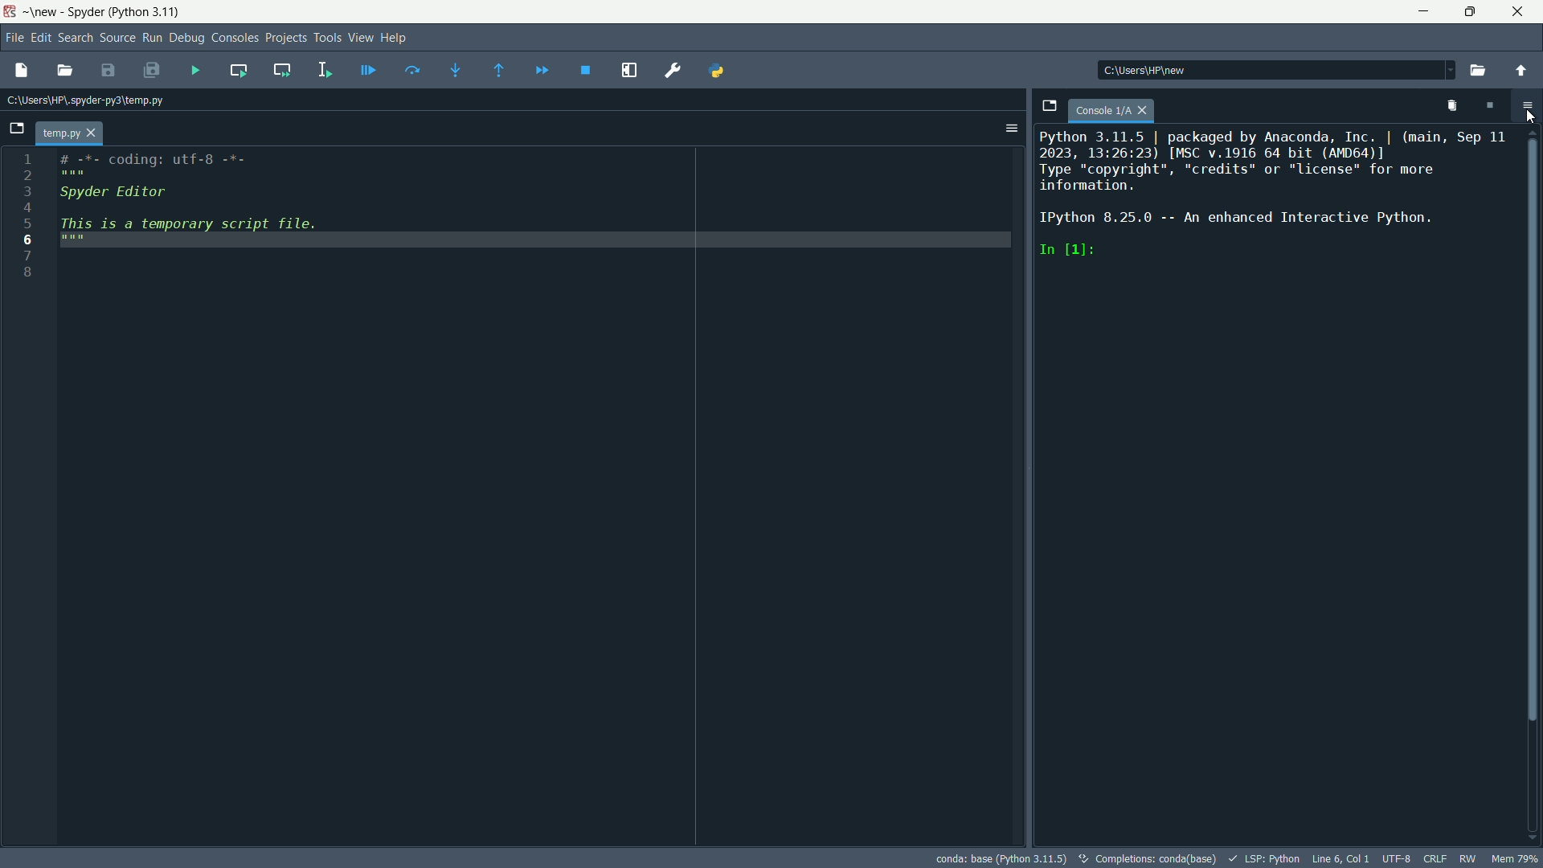 The width and height of the screenshot is (1543, 868). Describe the element at coordinates (1435, 858) in the screenshot. I see `CRFL` at that location.